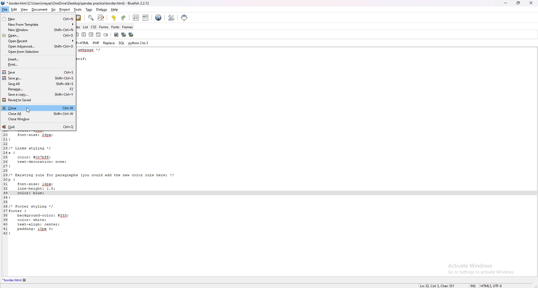 The image size is (538, 288). What do you see at coordinates (11, 280) in the screenshot?
I see `tab` at bounding box center [11, 280].